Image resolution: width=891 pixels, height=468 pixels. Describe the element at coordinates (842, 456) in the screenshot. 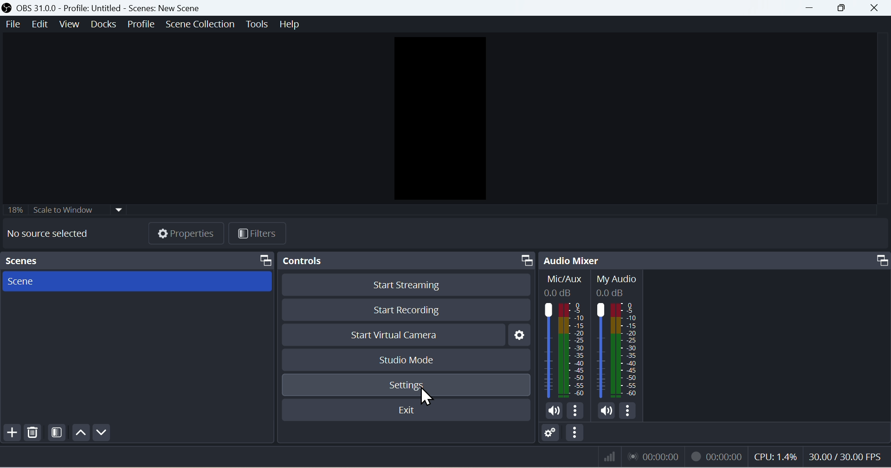

I see `30.00/30.00 FPS` at that location.